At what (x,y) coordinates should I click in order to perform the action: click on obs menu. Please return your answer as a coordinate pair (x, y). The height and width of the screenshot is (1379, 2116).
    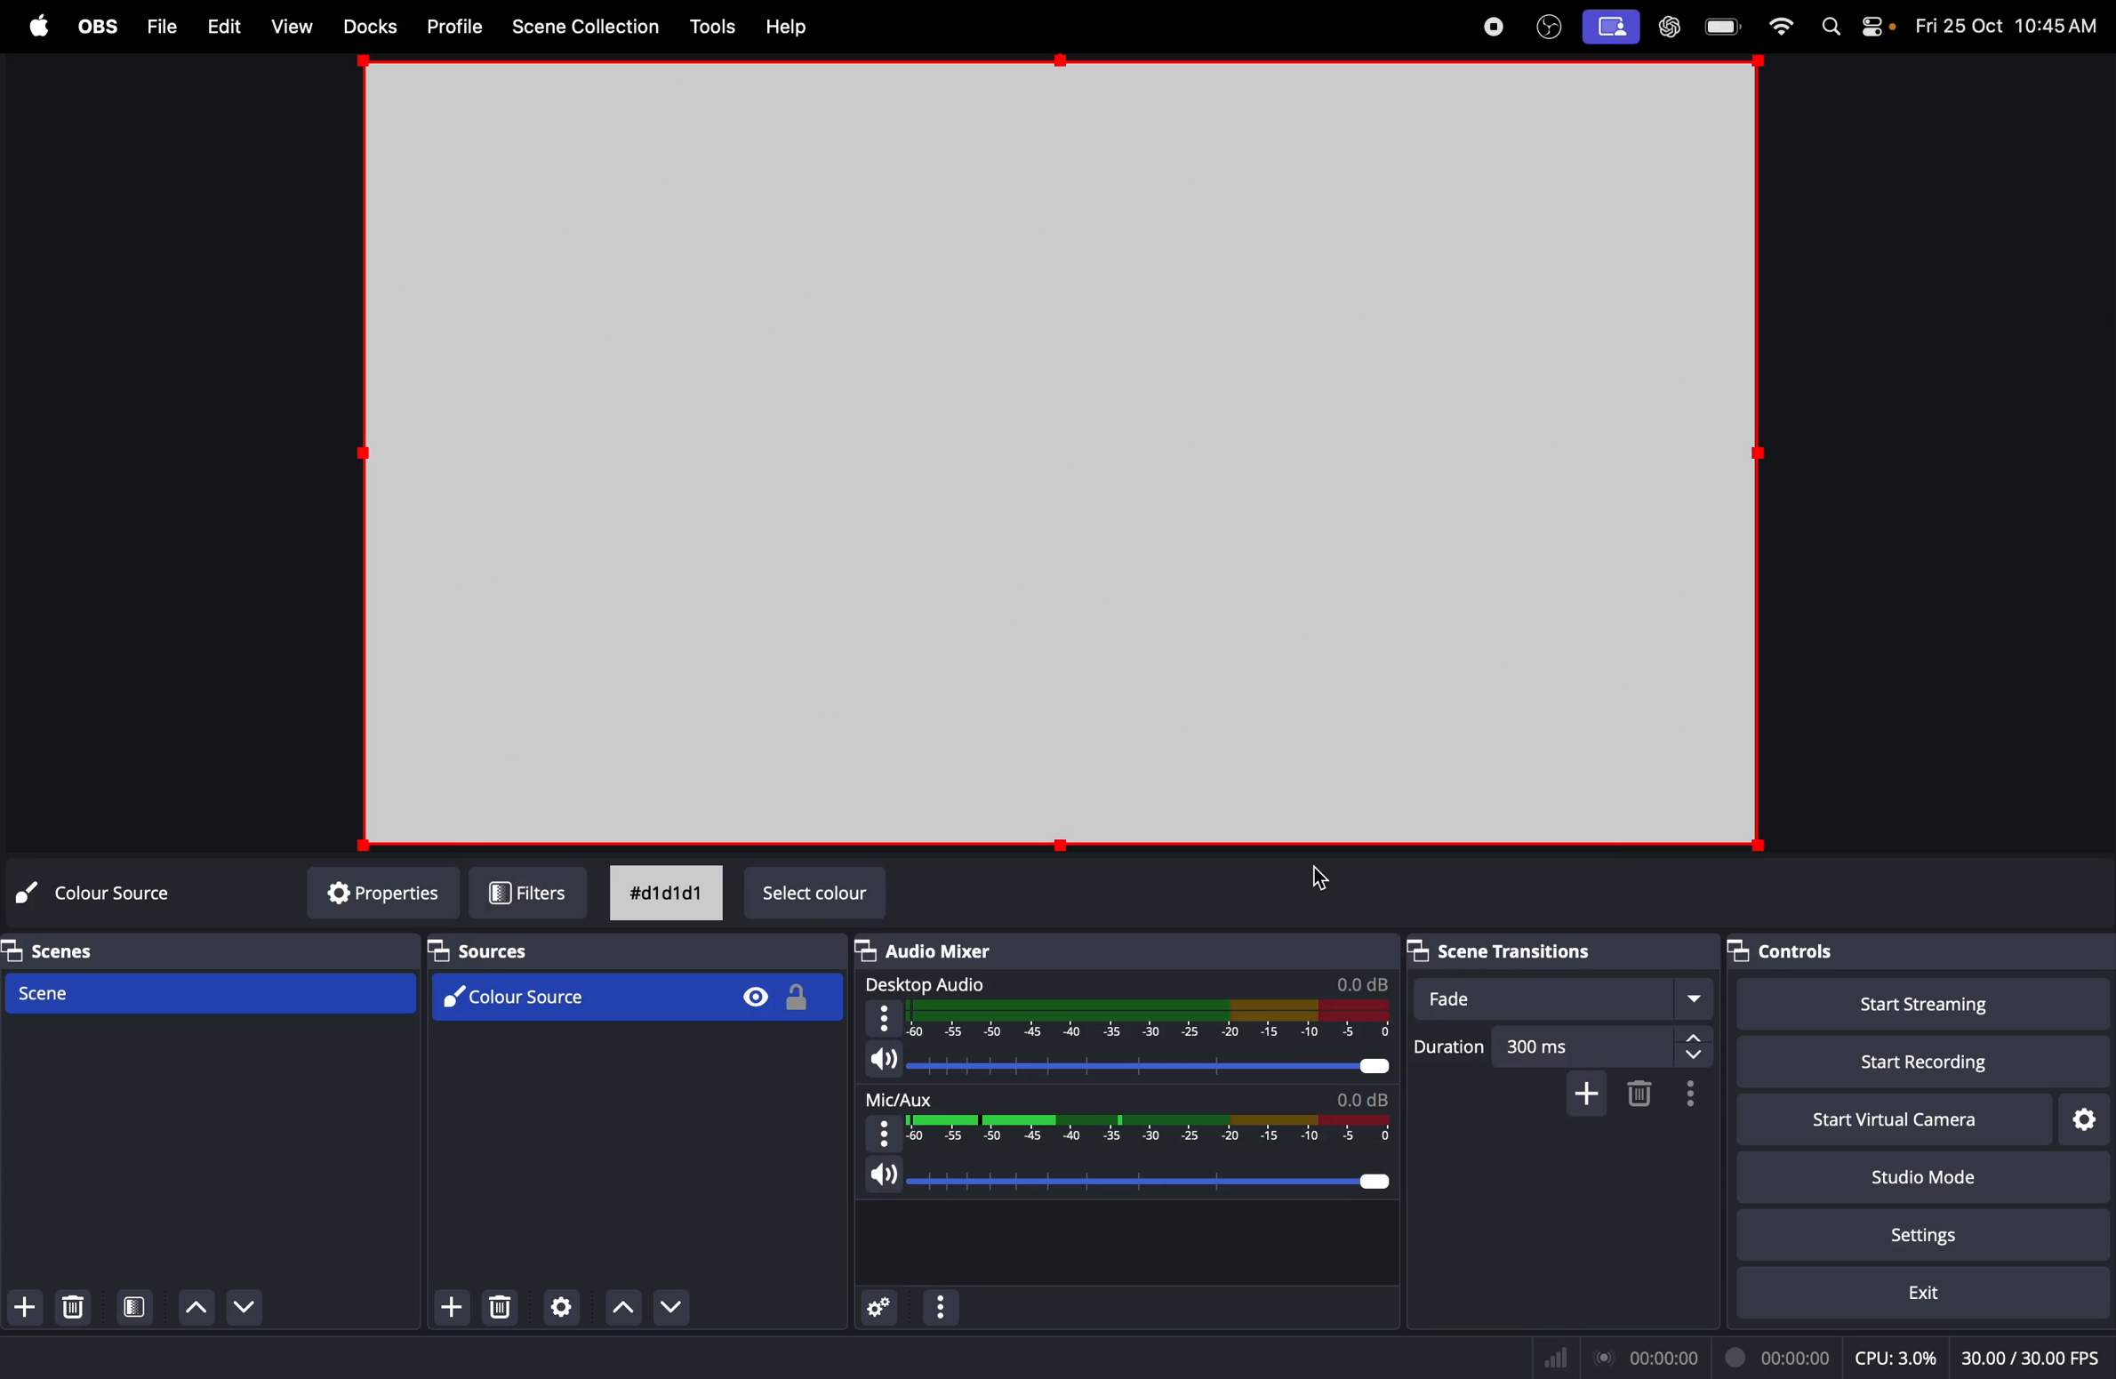
    Looking at the image, I should click on (96, 24).